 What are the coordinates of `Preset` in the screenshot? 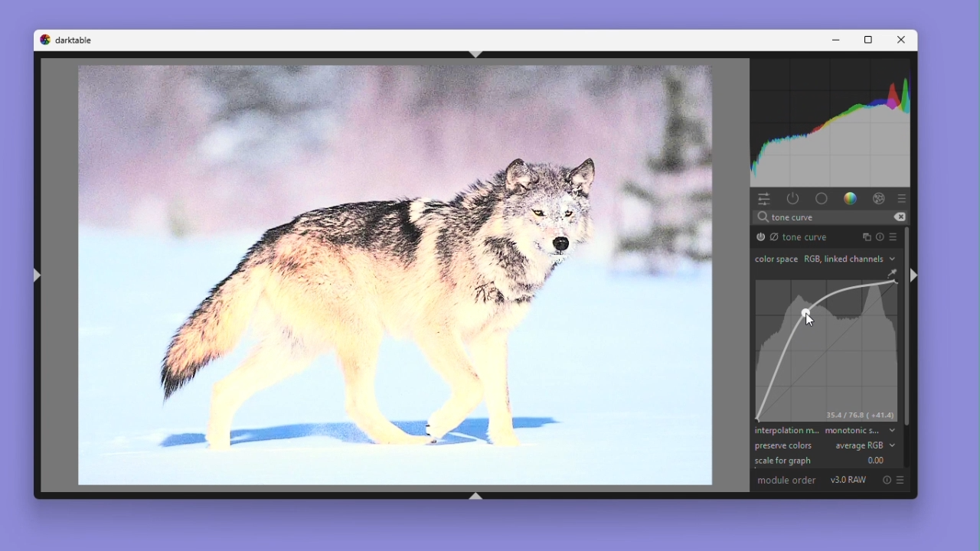 It's located at (902, 199).